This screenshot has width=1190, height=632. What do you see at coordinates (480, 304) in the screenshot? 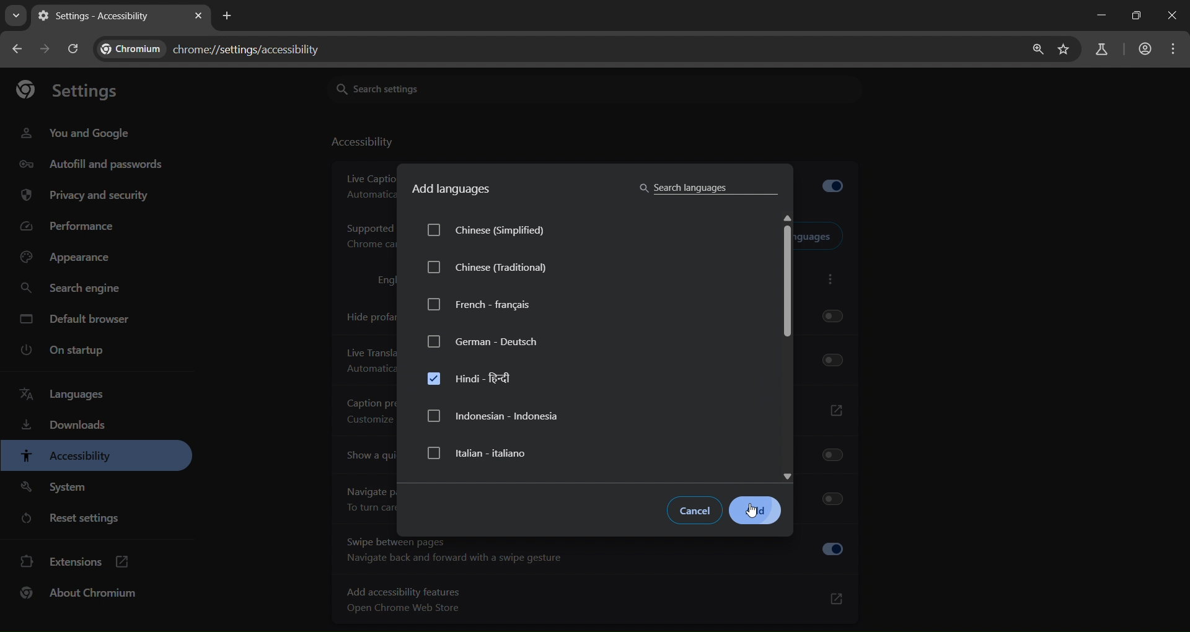
I see `French - francais` at bounding box center [480, 304].